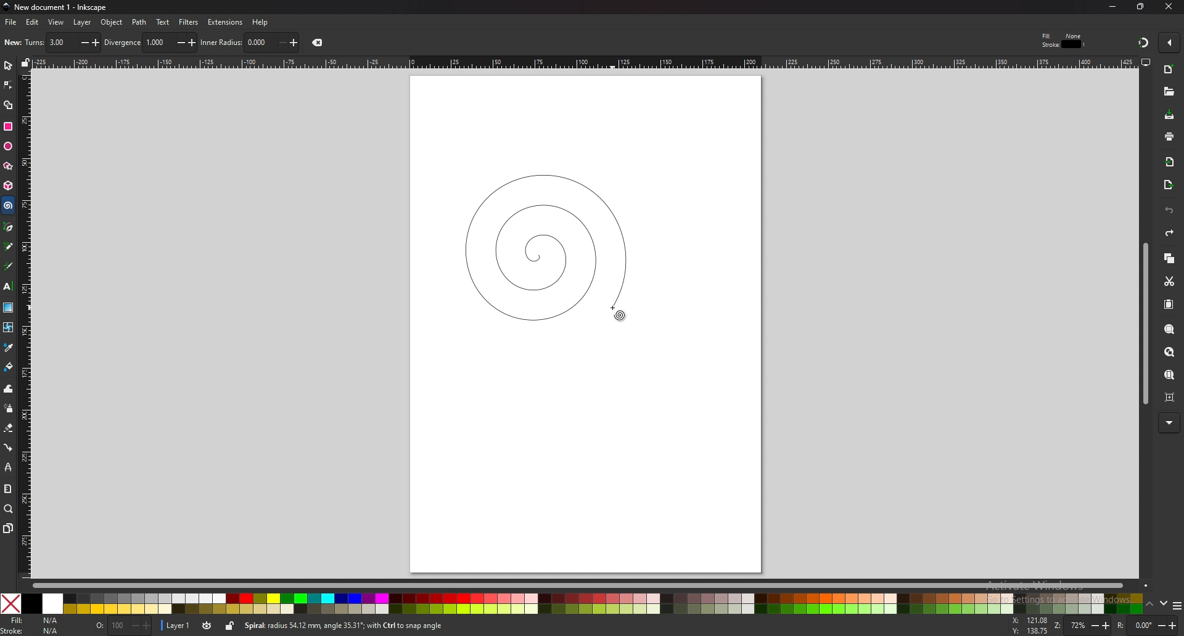 This screenshot has height=636, width=1184. I want to click on import, so click(1169, 162).